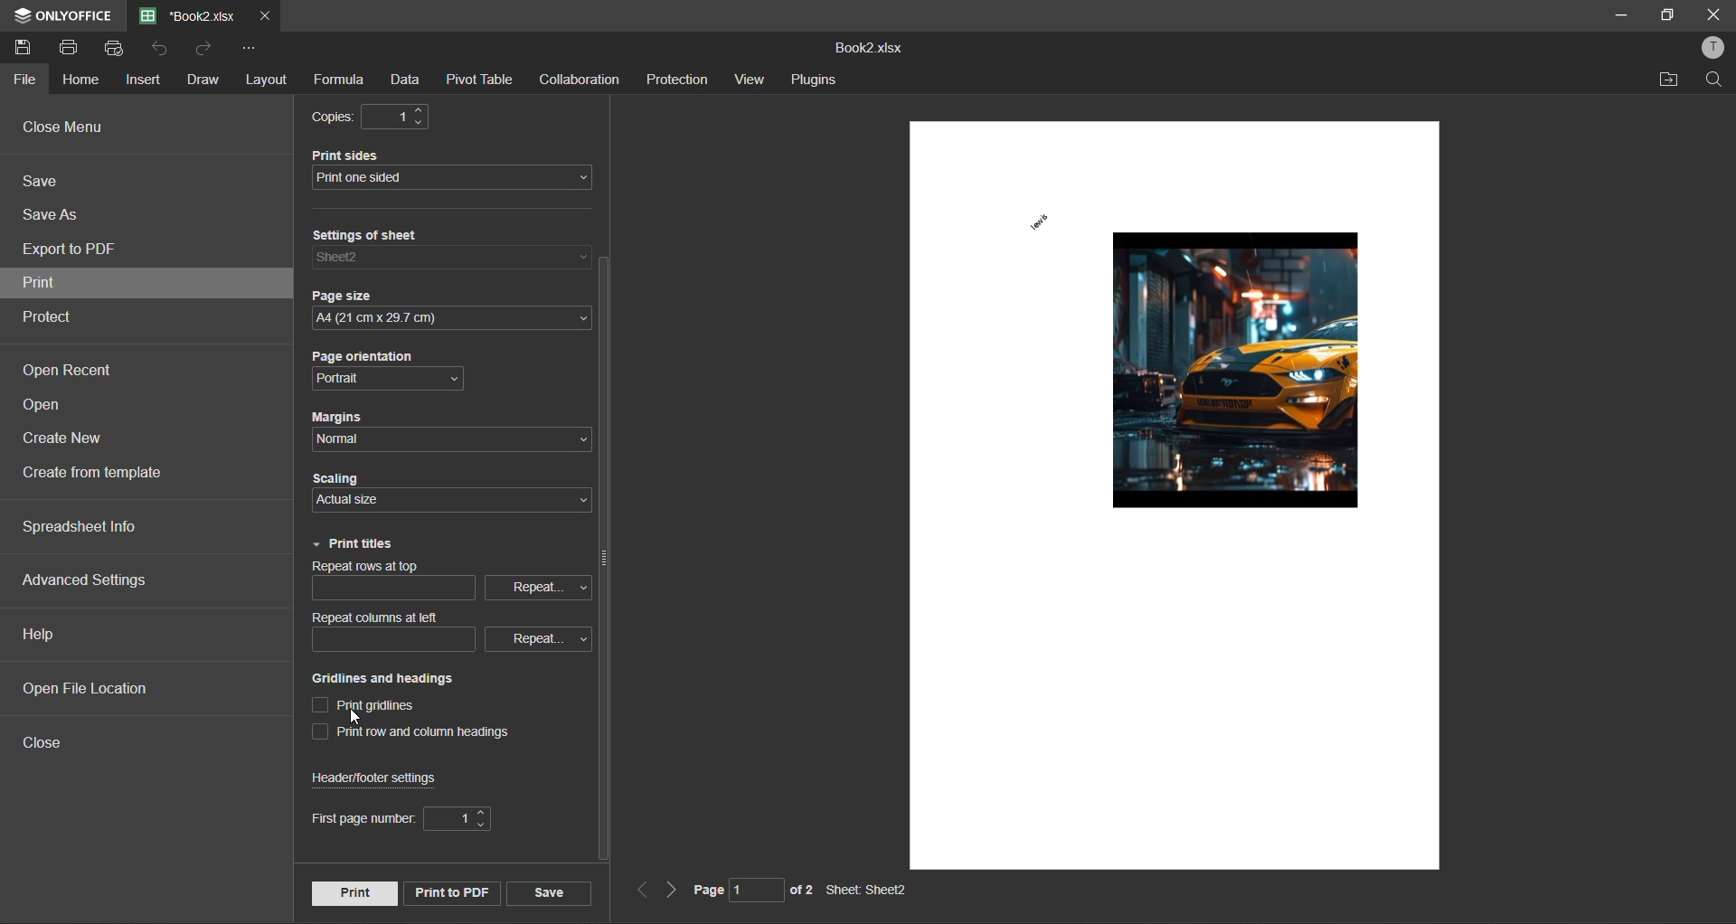 The width and height of the screenshot is (1736, 924). I want to click on scaling, so click(343, 476).